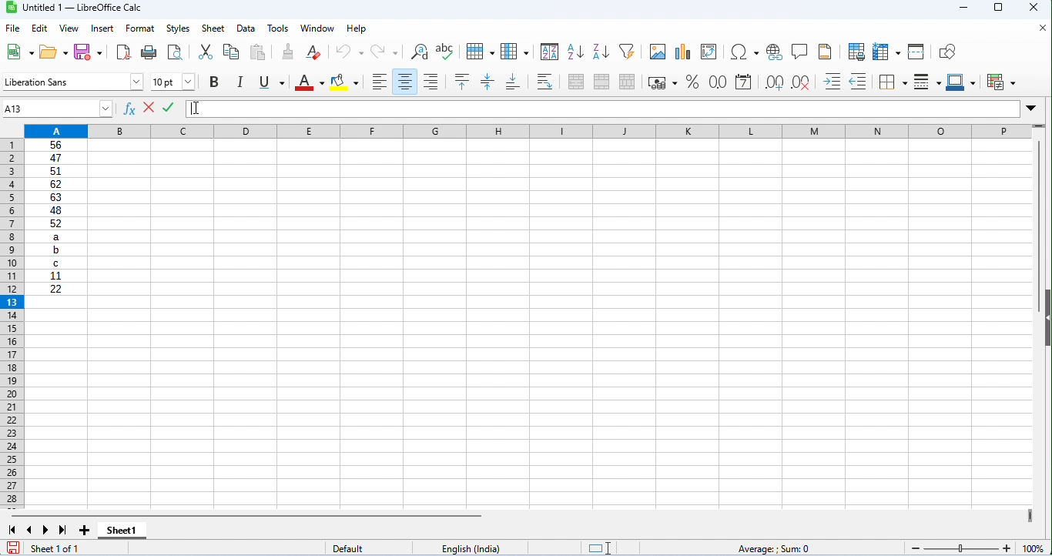  What do you see at coordinates (63, 530) in the screenshot?
I see `last sheet` at bounding box center [63, 530].